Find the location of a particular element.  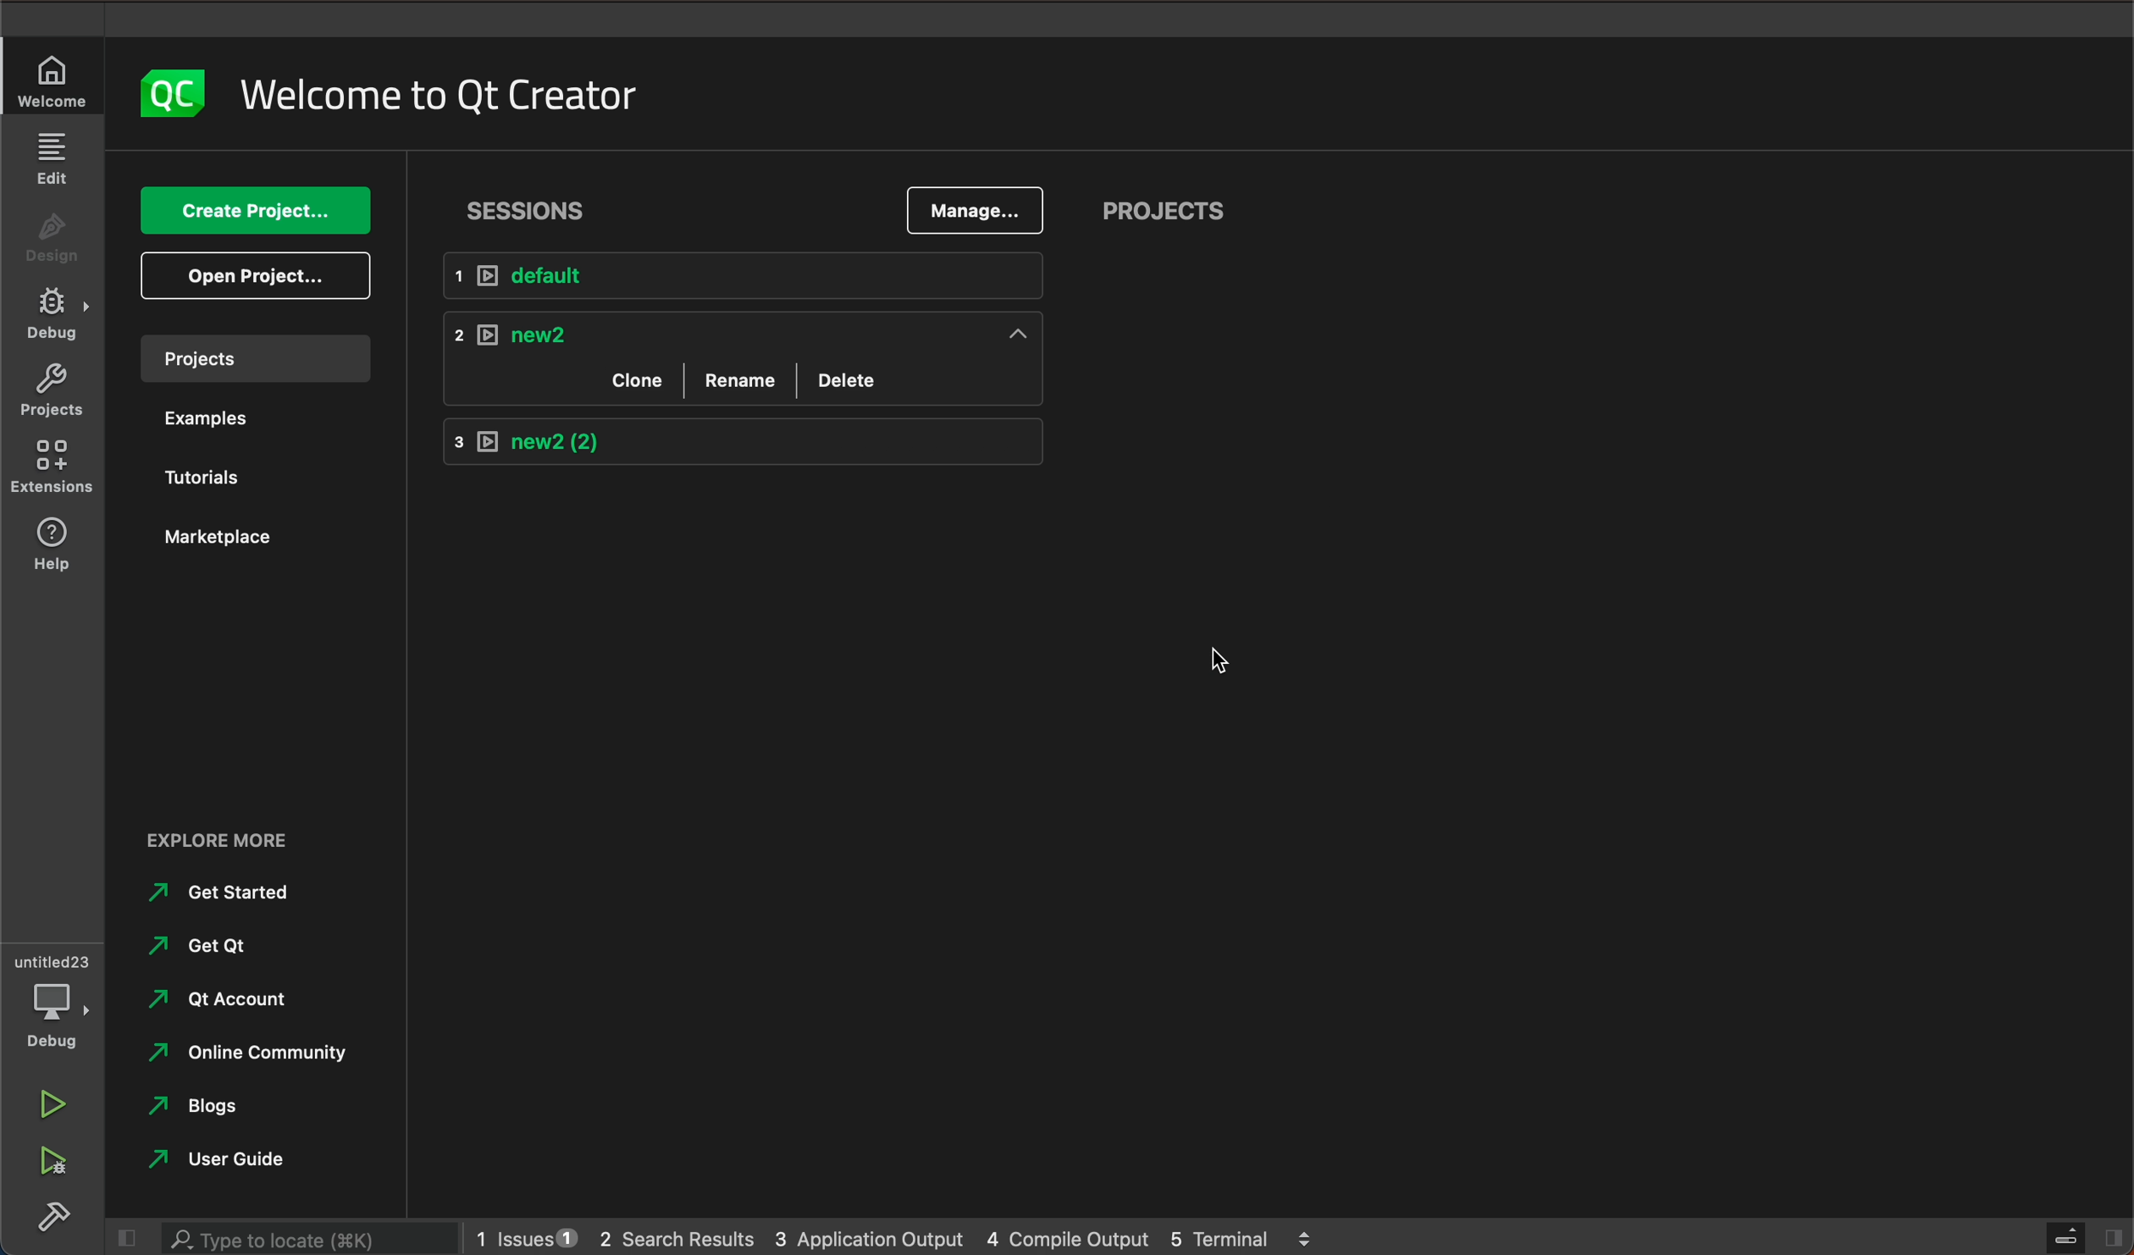

marketplace is located at coordinates (215, 536).